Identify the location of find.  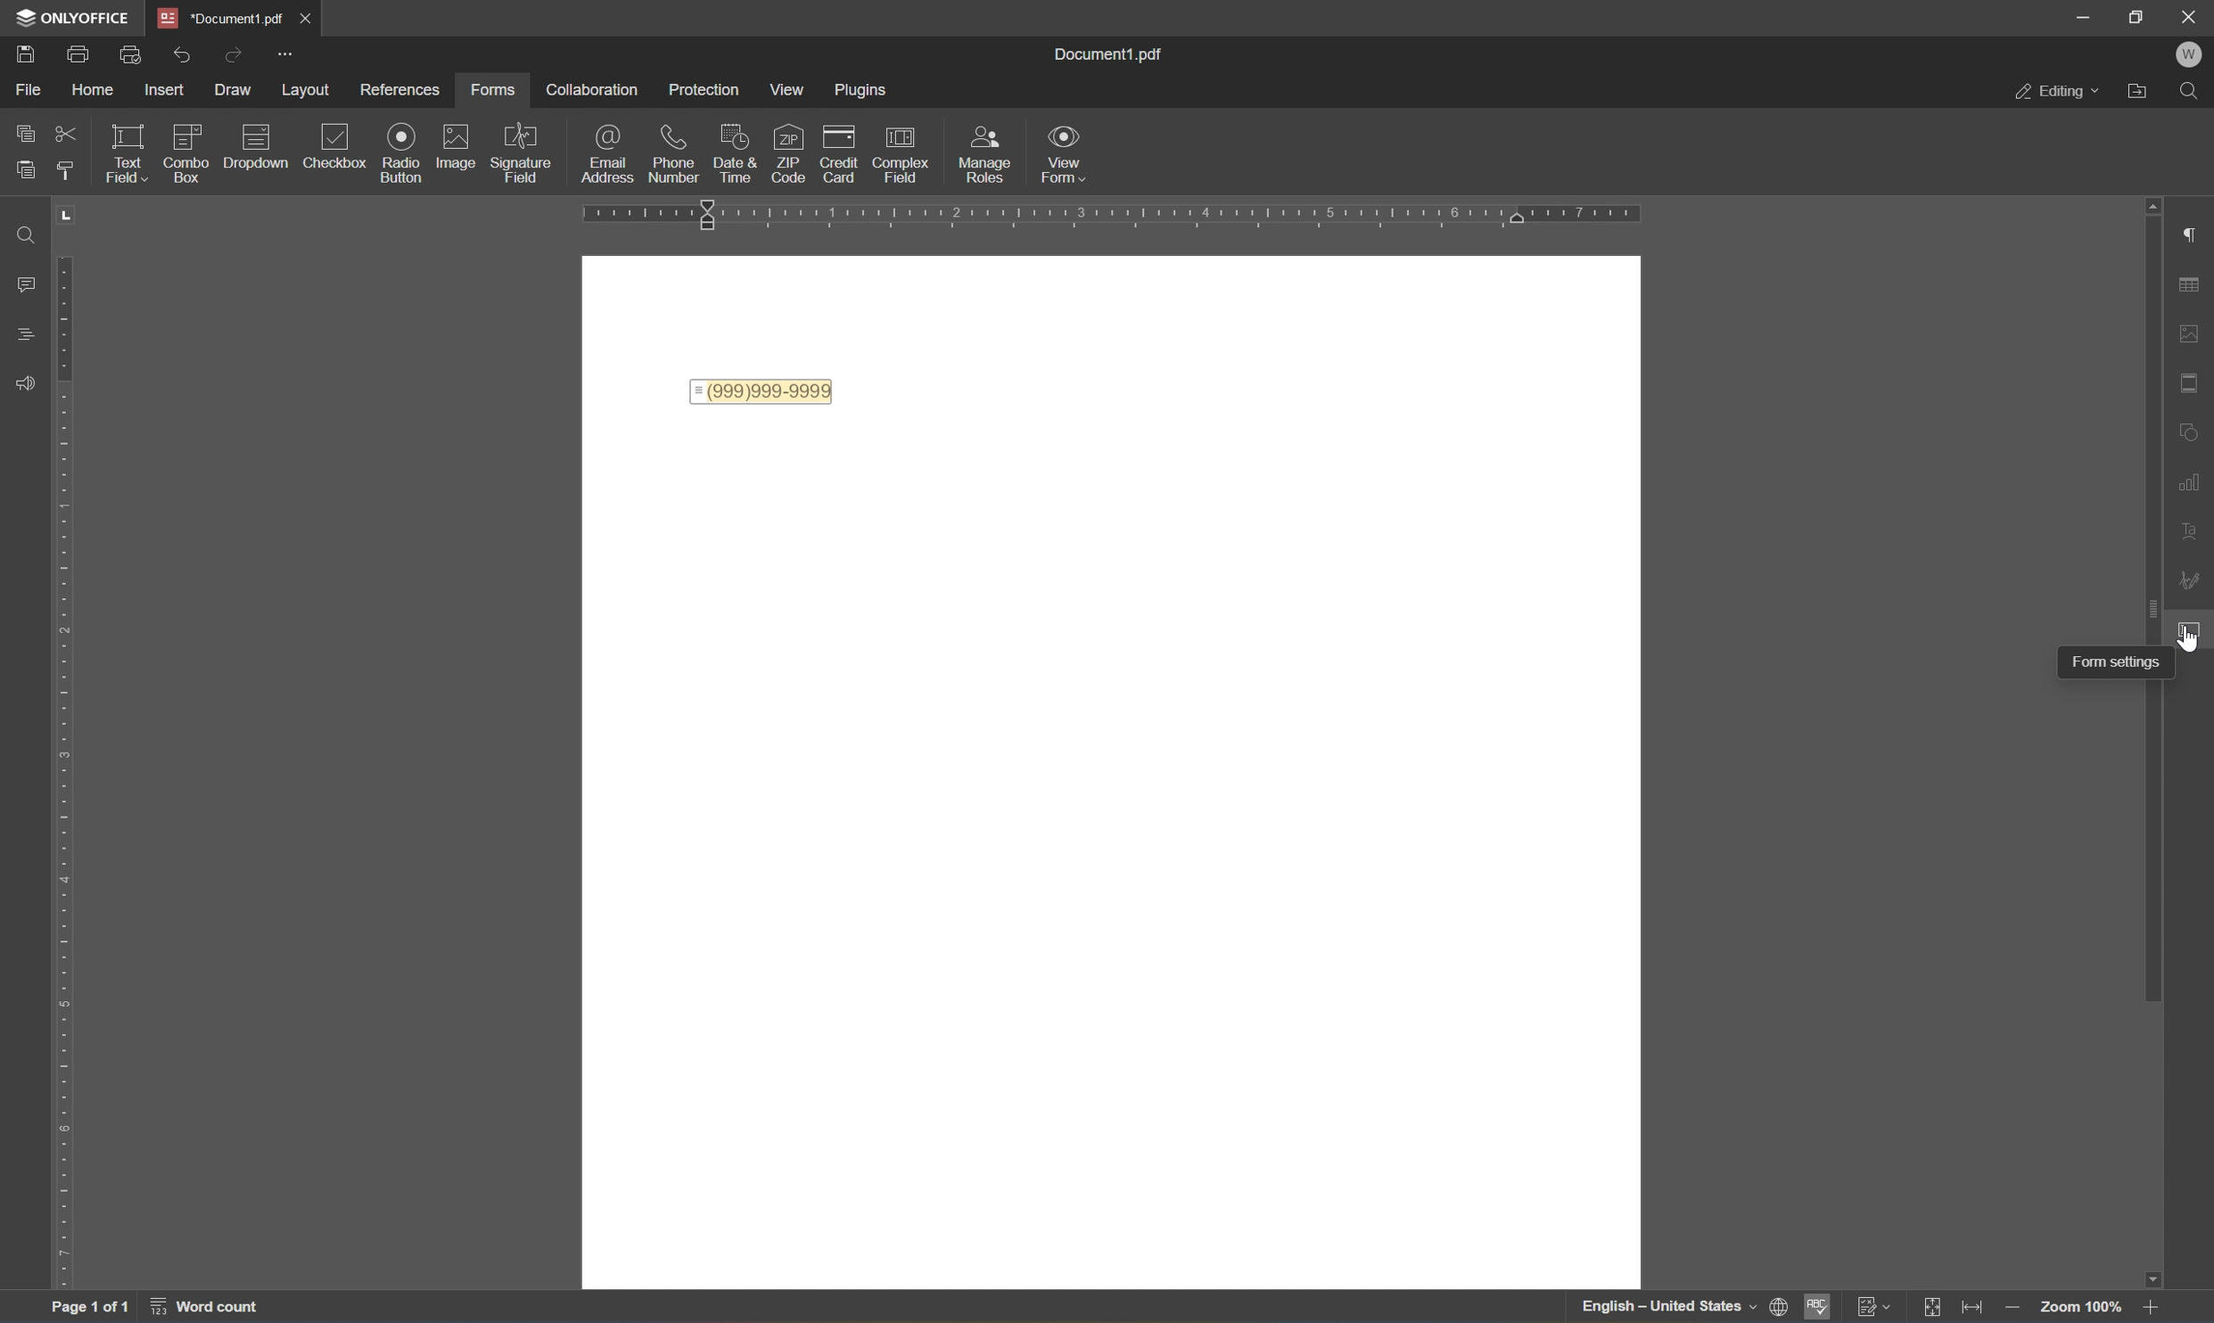
(17, 236).